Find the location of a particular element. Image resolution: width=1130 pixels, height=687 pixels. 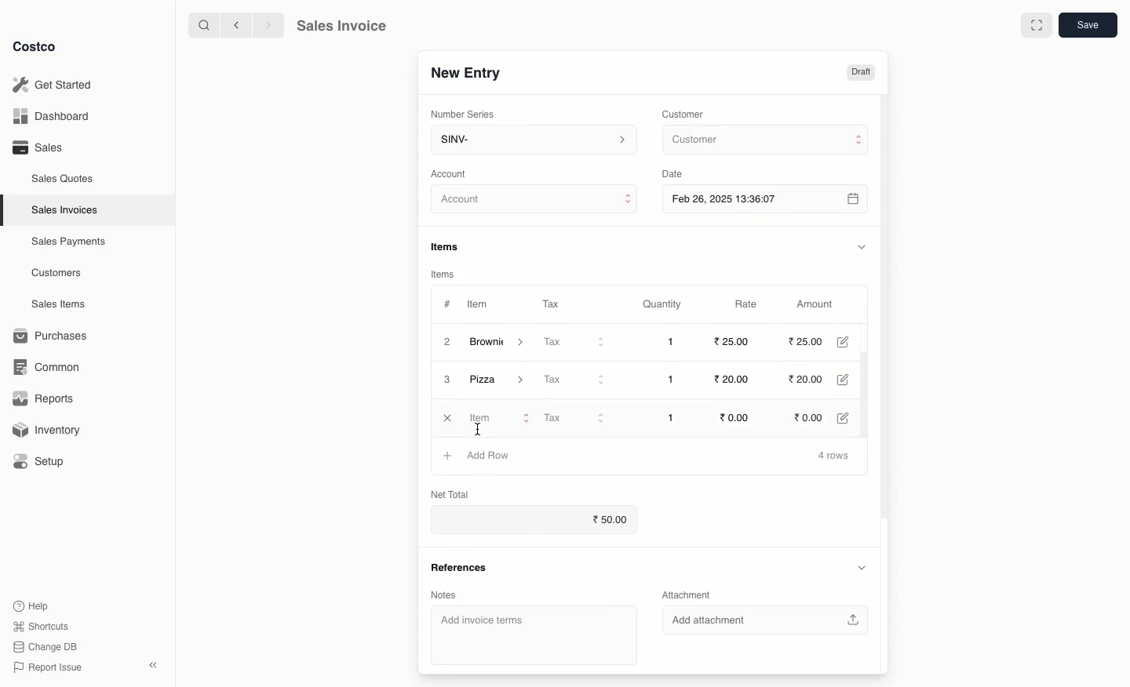

Attachment is located at coordinates (687, 596).